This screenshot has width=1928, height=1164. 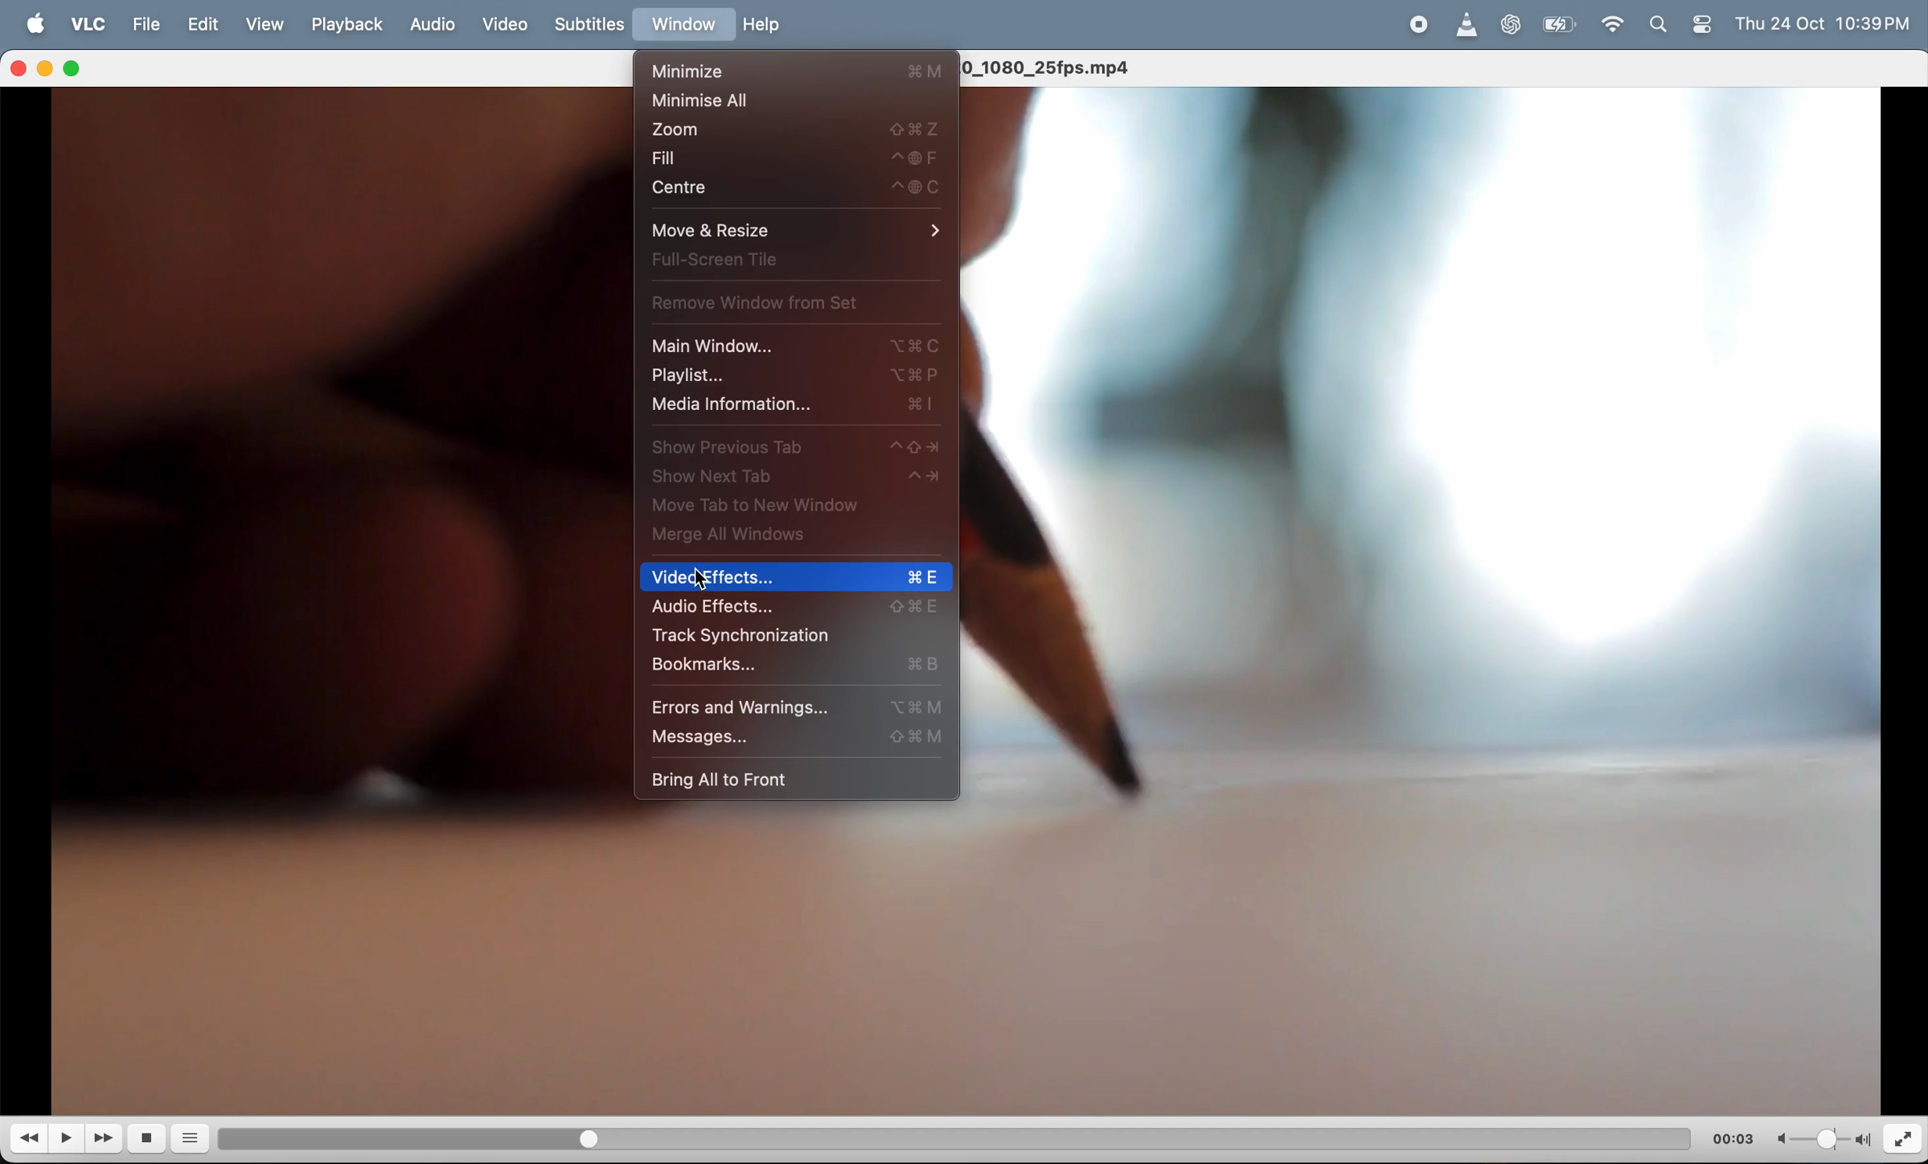 I want to click on media information, so click(x=793, y=405).